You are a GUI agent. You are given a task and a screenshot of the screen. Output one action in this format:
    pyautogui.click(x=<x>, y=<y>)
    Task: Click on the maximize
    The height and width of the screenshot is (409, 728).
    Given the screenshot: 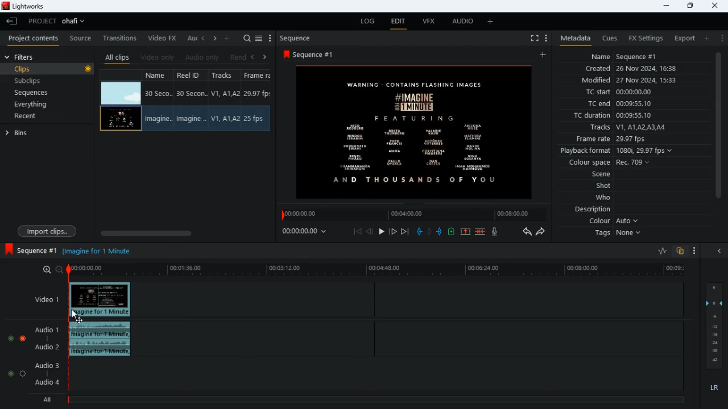 What is the action you would take?
    pyautogui.click(x=690, y=6)
    